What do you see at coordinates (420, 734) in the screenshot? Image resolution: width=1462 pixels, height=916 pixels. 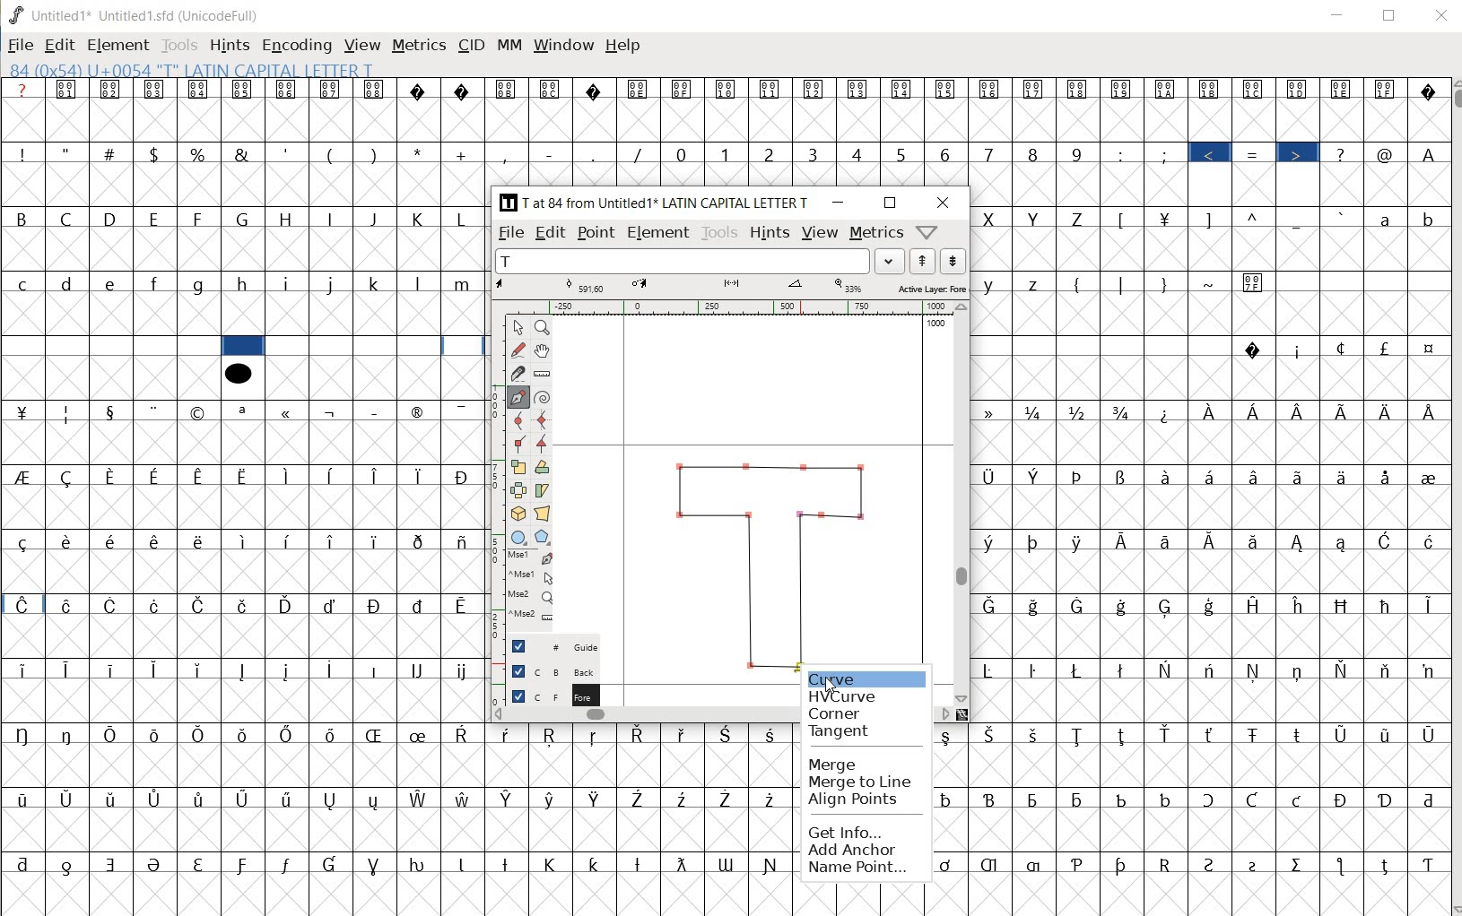 I see `Symbol` at bounding box center [420, 734].